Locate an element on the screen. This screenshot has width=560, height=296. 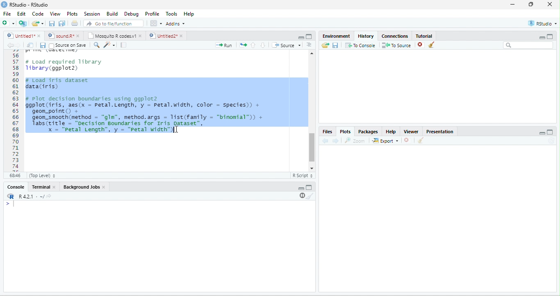
Presentation is located at coordinates (440, 132).